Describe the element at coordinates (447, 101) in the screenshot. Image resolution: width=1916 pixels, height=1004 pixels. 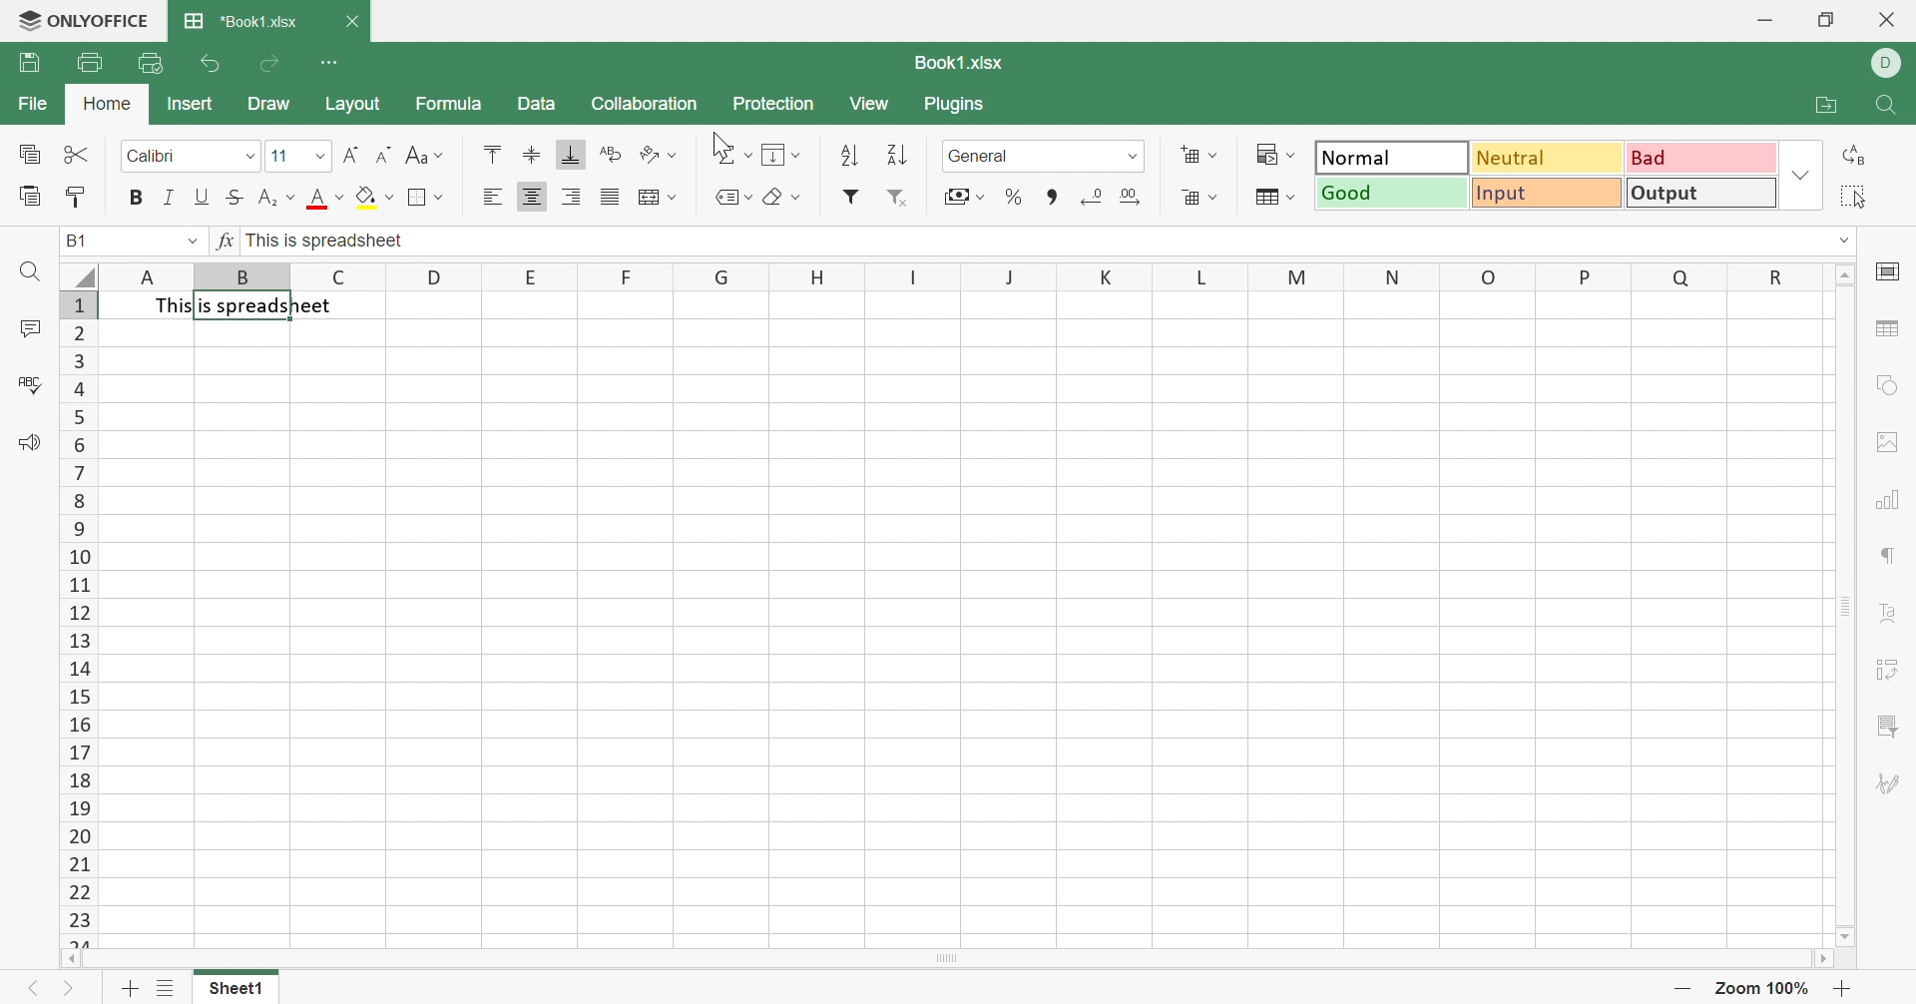
I see `Formula` at that location.